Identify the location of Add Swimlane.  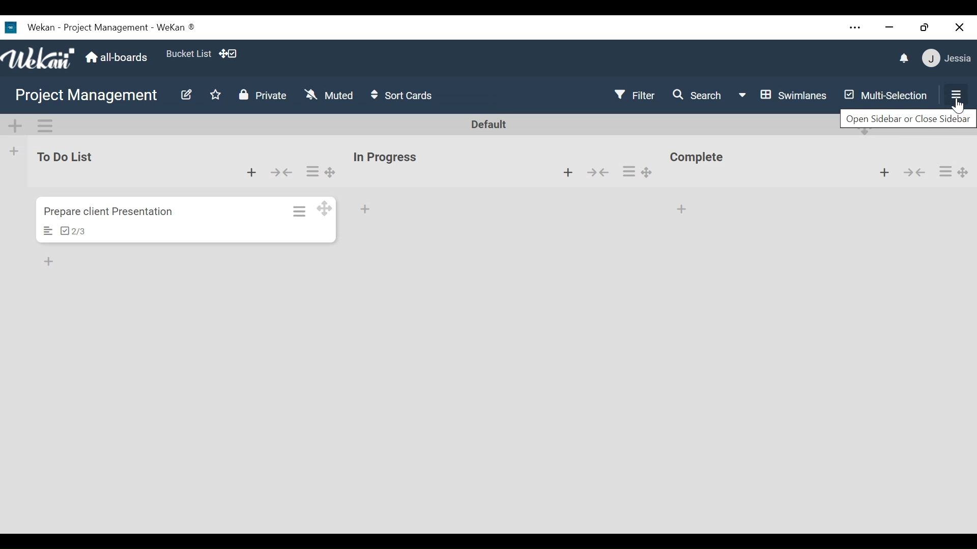
(16, 126).